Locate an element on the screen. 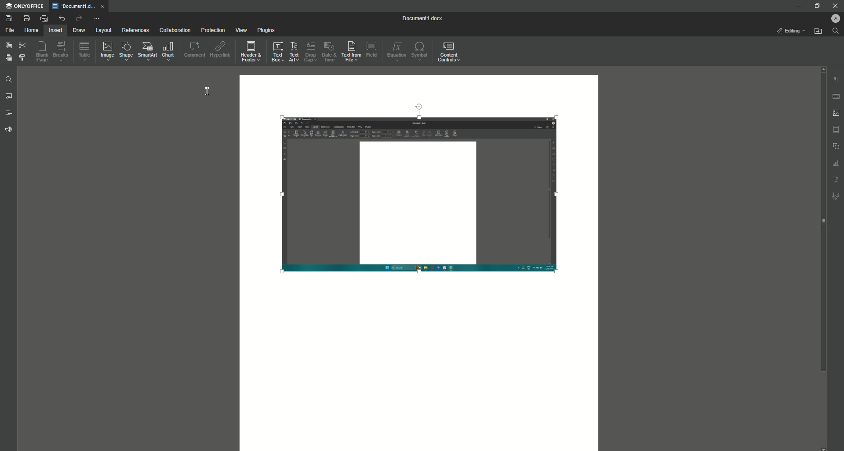  Header and Footer is located at coordinates (251, 51).